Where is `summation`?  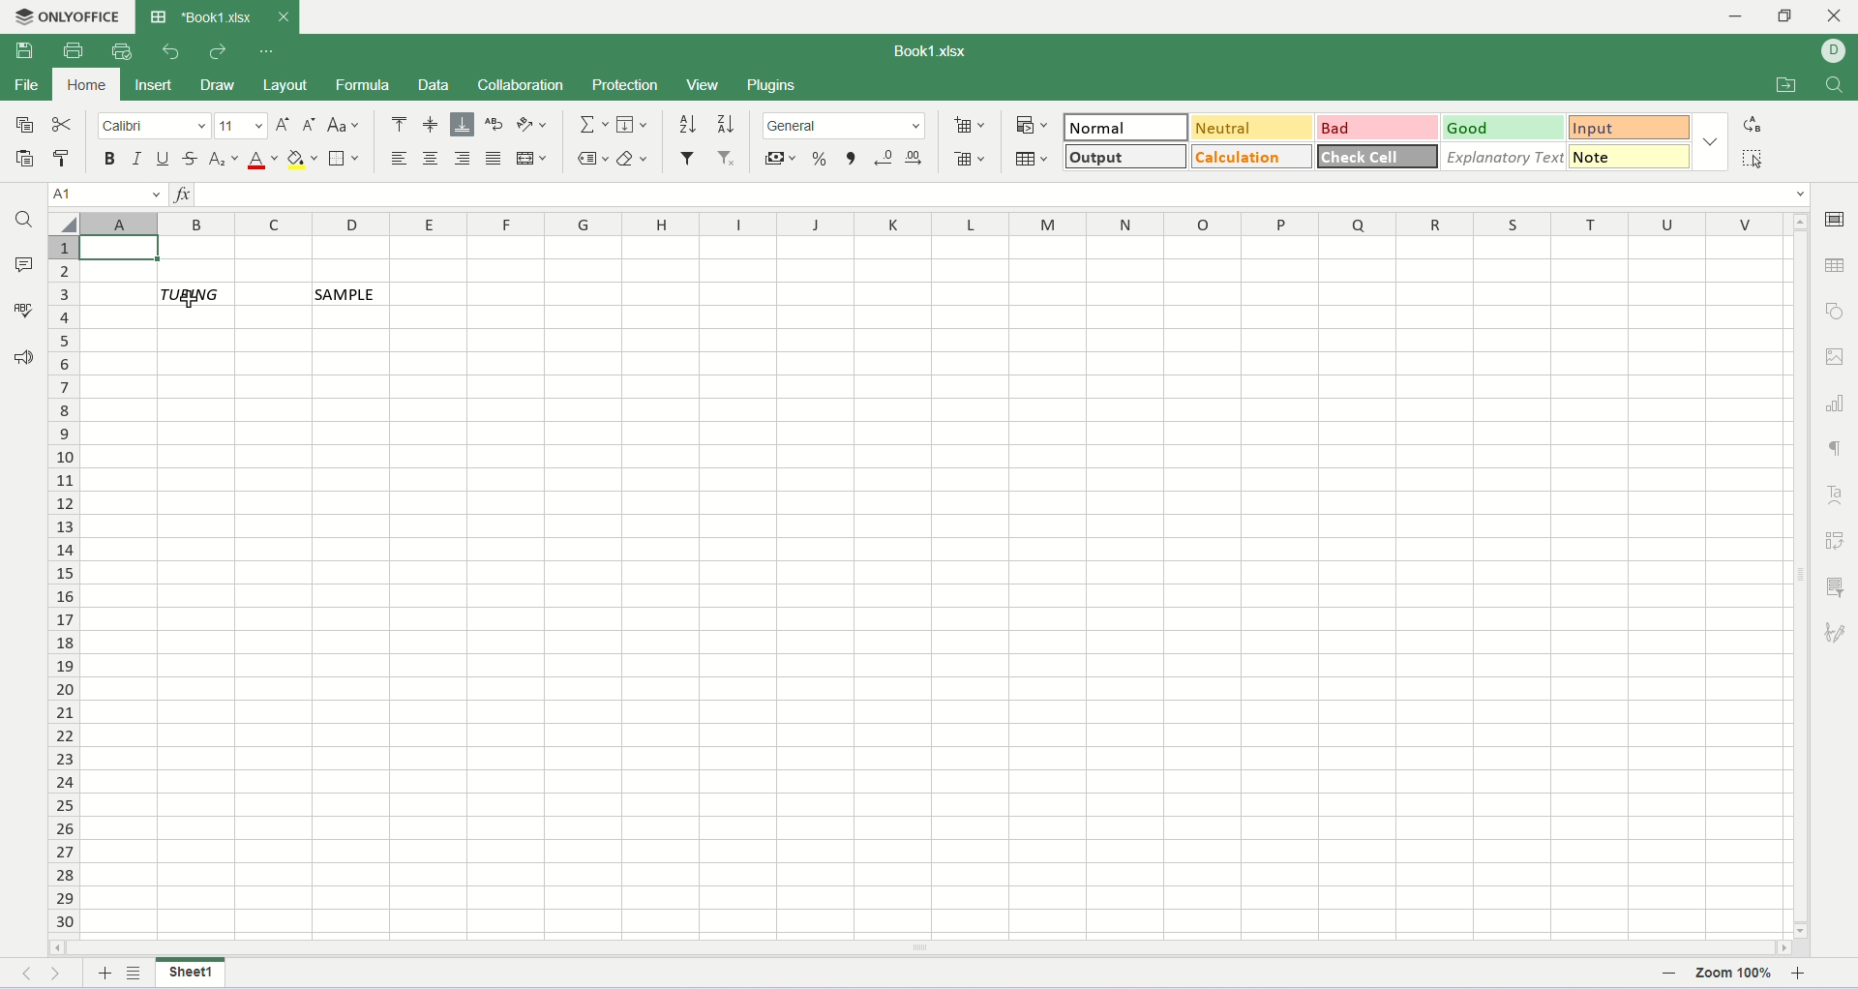 summation is located at coordinates (595, 125).